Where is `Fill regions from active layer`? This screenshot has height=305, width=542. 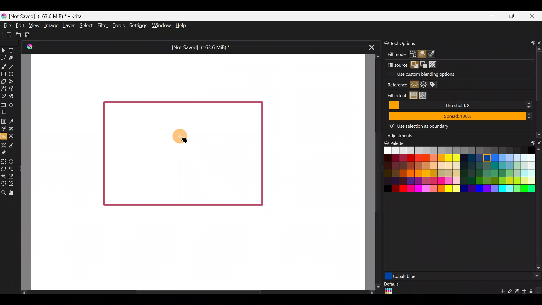
Fill regions from active layer is located at coordinates (414, 84).